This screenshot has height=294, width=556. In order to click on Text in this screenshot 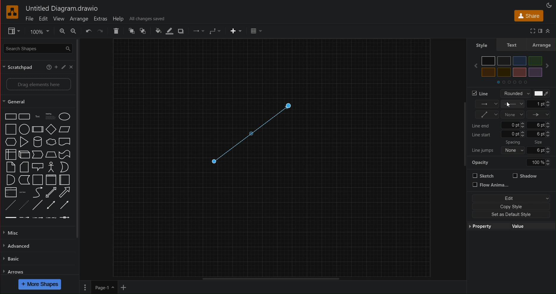, I will do `click(511, 45)`.